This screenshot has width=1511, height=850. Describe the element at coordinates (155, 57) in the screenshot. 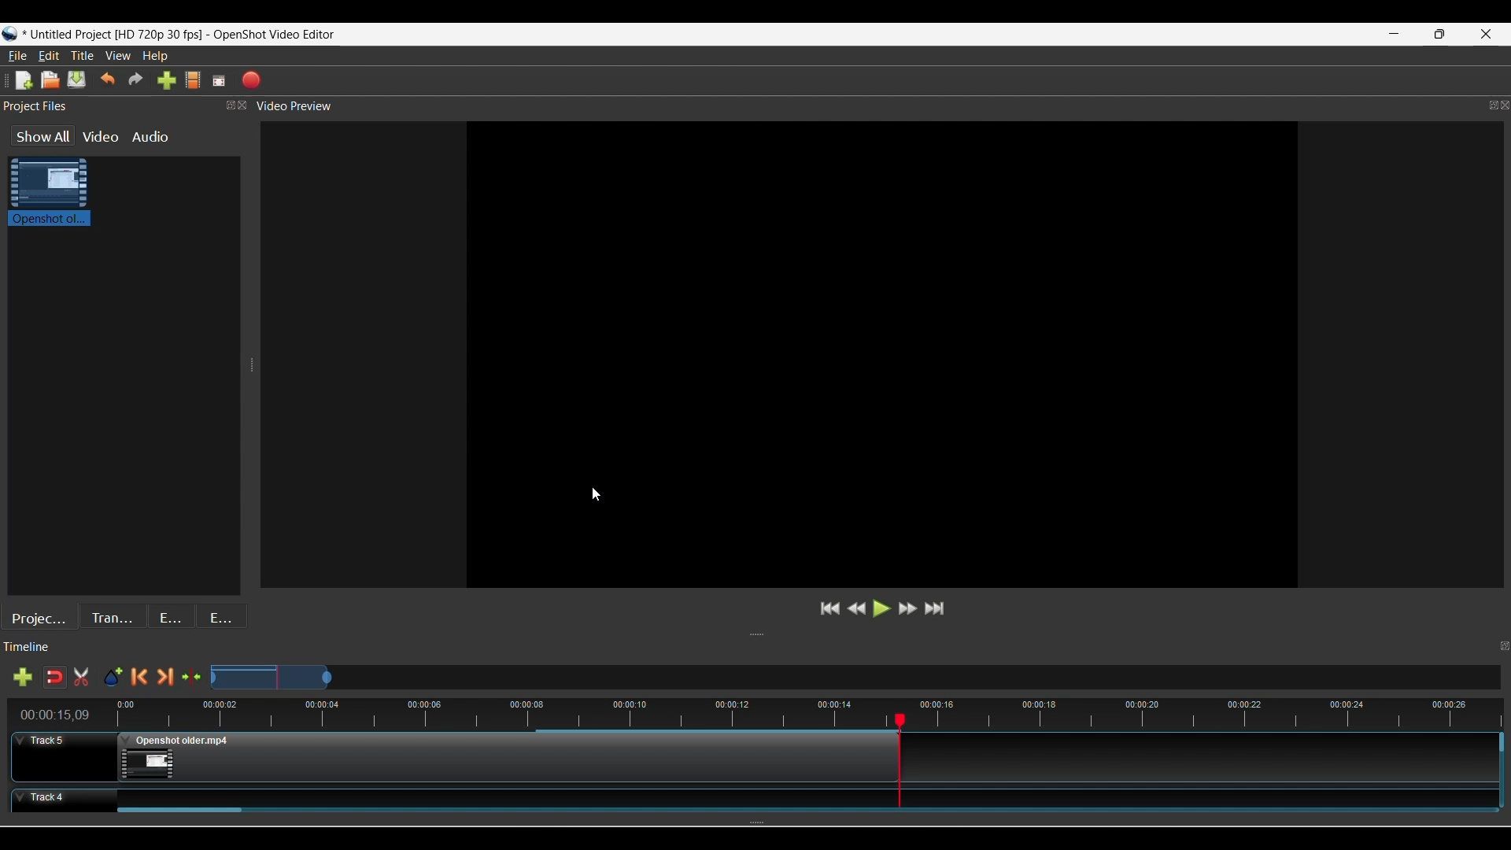

I see `Help` at that location.